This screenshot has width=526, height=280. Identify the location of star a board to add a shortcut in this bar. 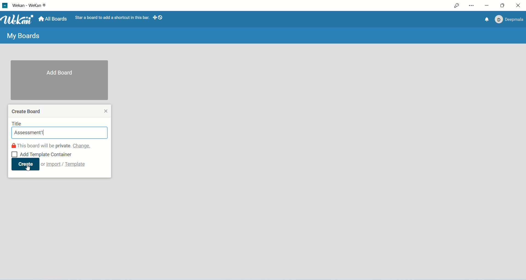
(111, 18).